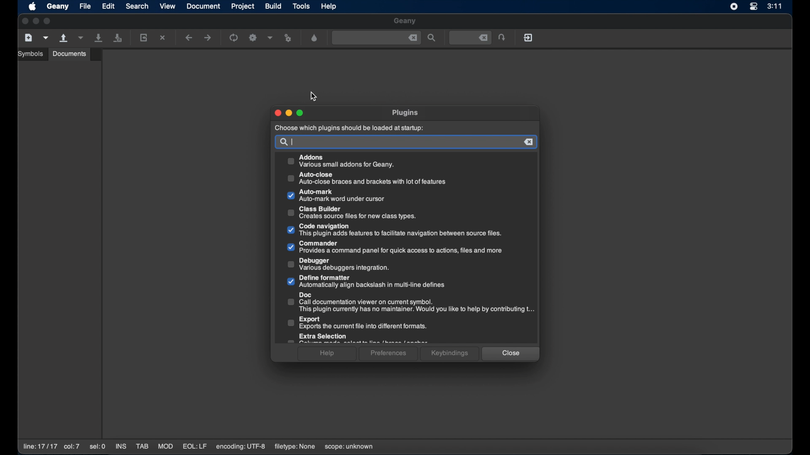 The image size is (810, 455). I want to click on Doc Call documentation viewer on current symbol.This plugin currently has no maintainer. Would you like to help by contributing t.., so click(409, 302).